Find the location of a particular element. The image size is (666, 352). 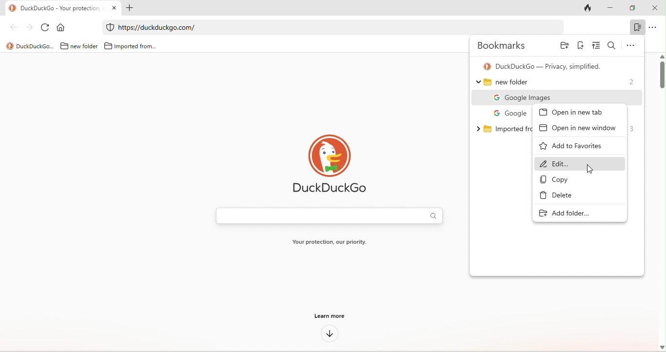

option is located at coordinates (653, 28).